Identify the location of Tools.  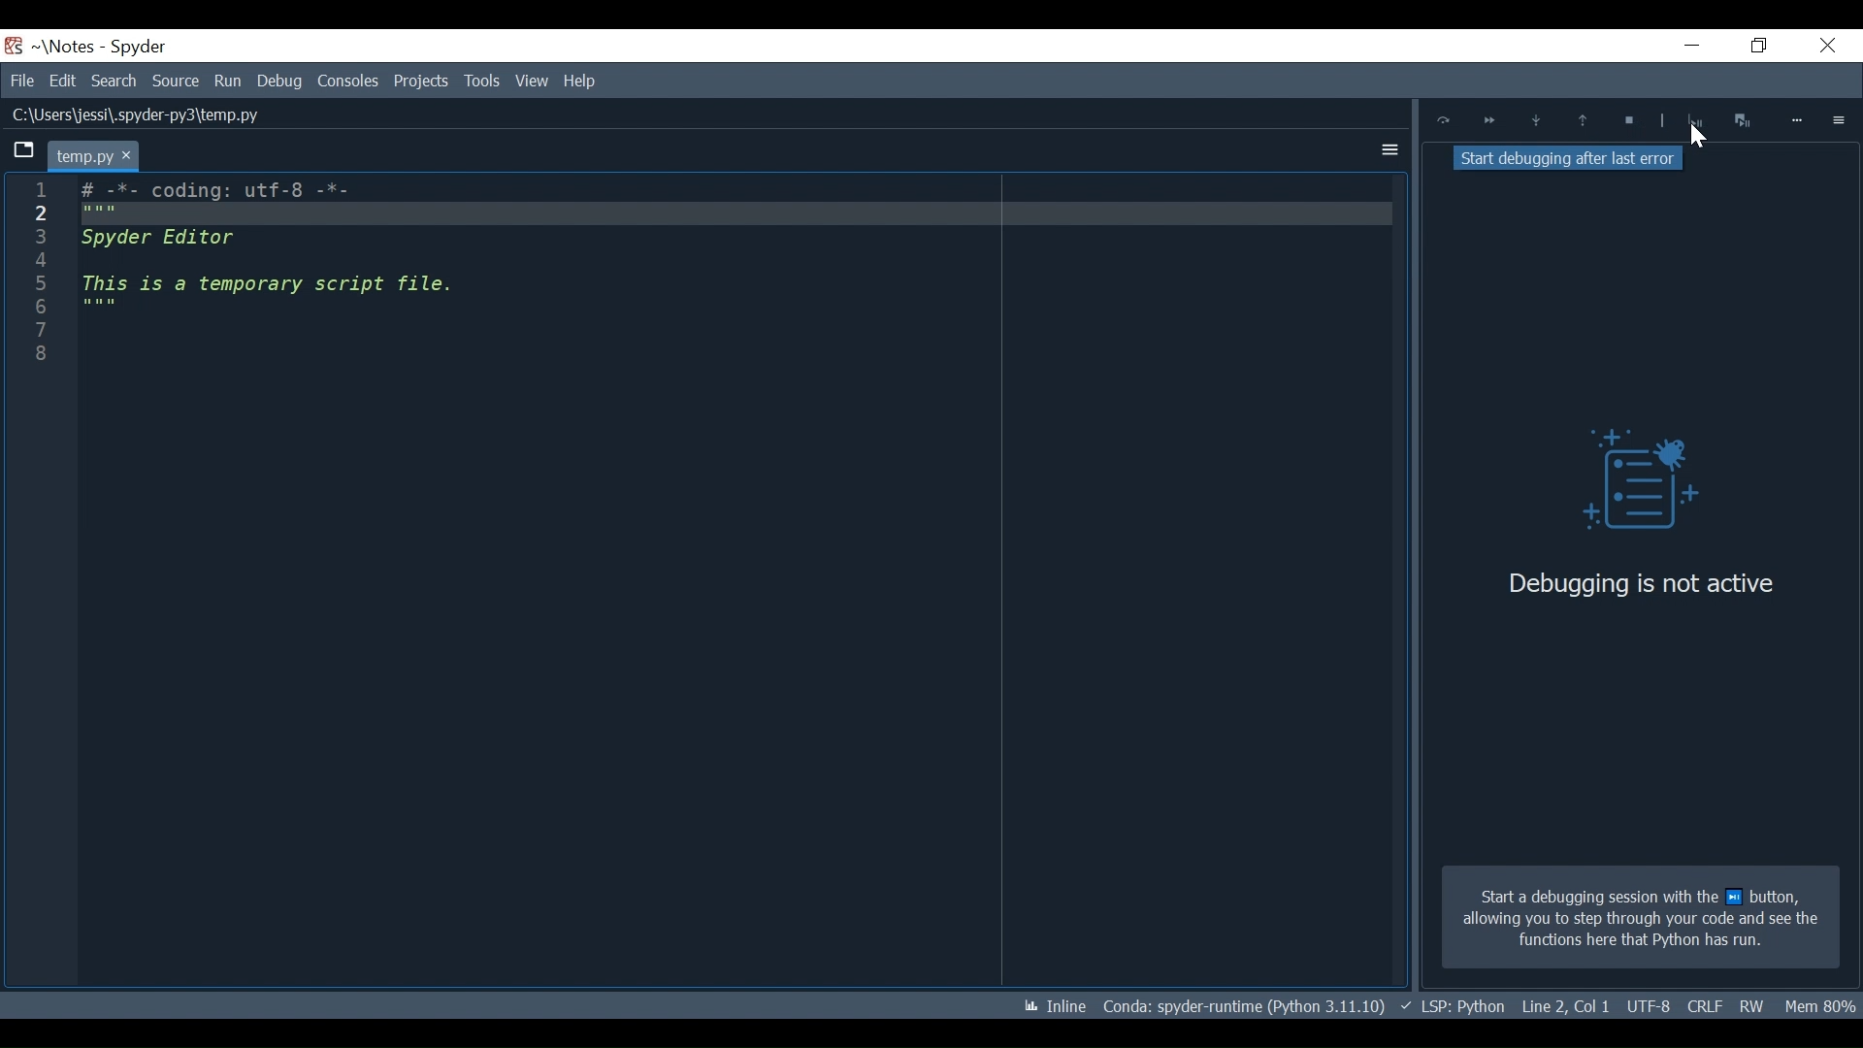
(423, 81).